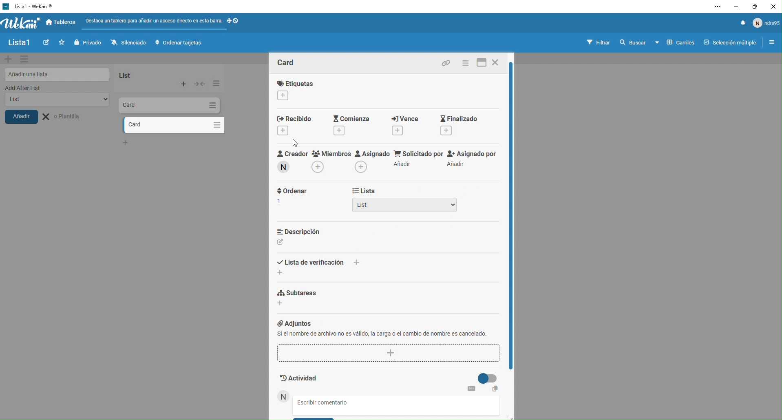 Image resolution: width=782 pixels, height=420 pixels. I want to click on @ Adjuntos
Si el nombre de archivo no es valido, la carga o el cambio de nombre es cancelado.
i i |, so click(388, 340).